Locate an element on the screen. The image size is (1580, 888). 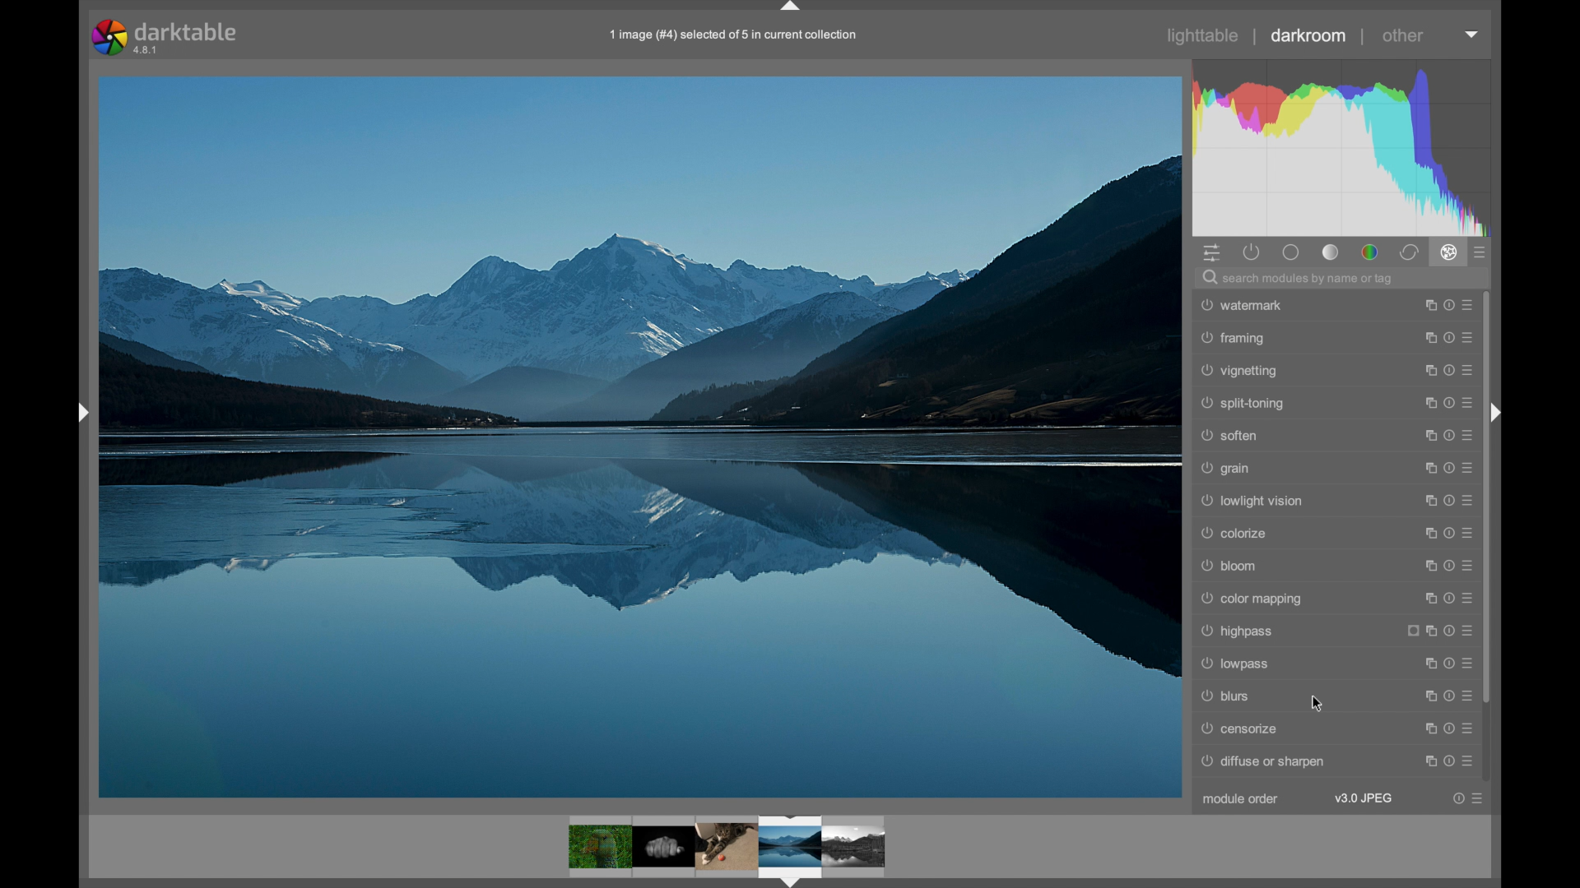
censorize is located at coordinates (1241, 728).